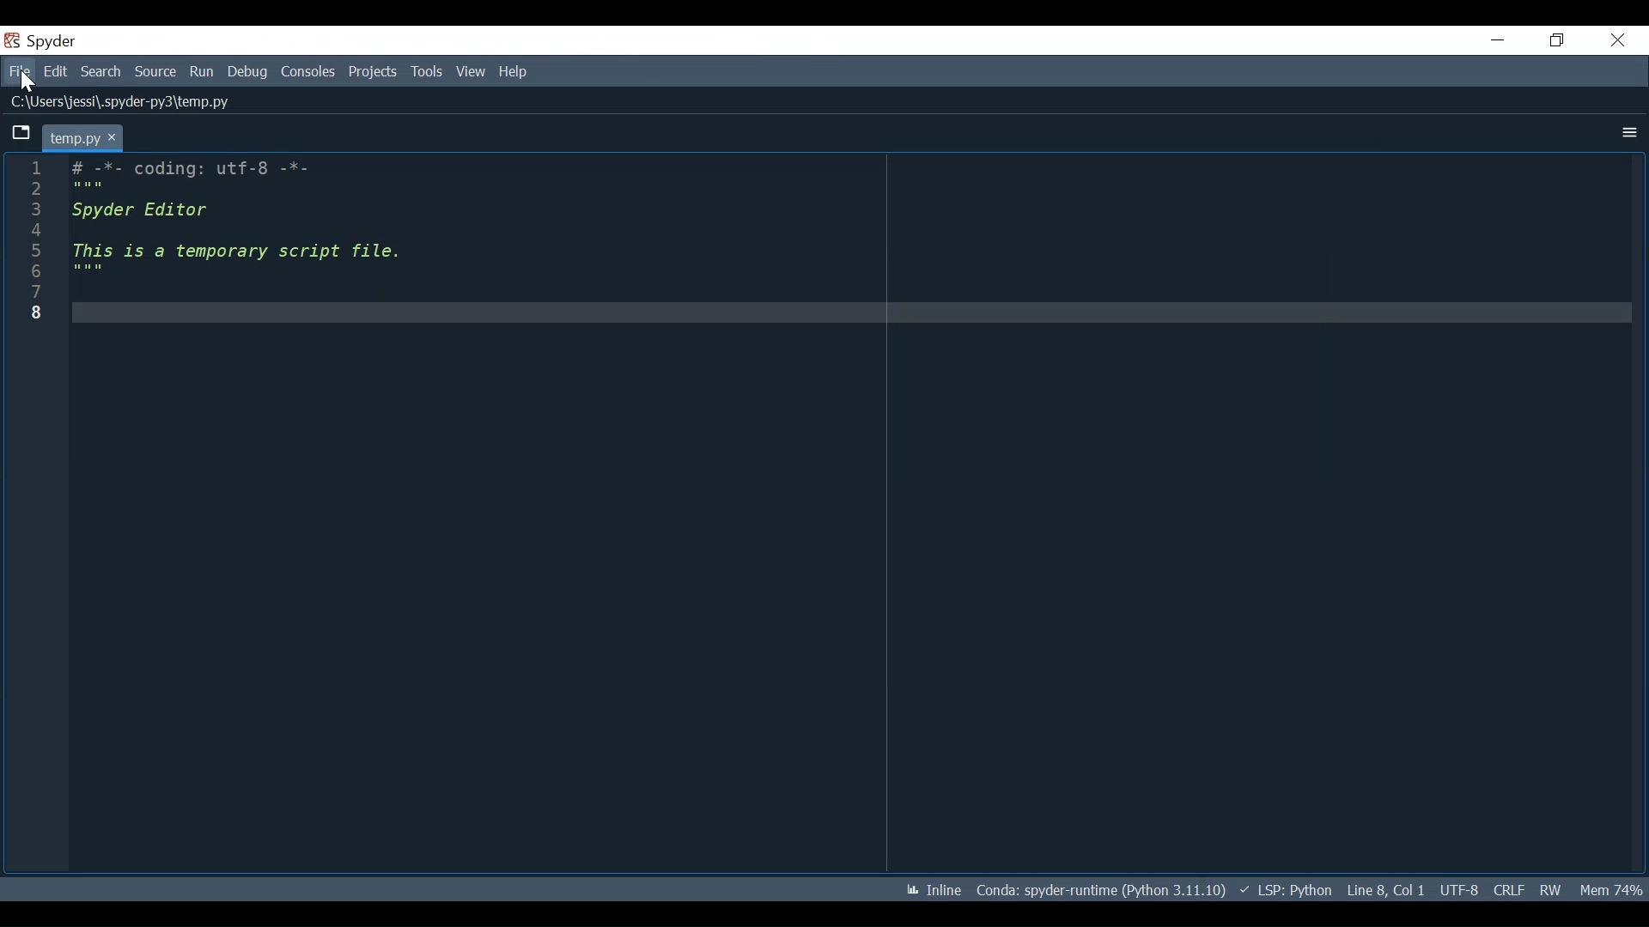  What do you see at coordinates (81, 136) in the screenshot?
I see `Current tab` at bounding box center [81, 136].